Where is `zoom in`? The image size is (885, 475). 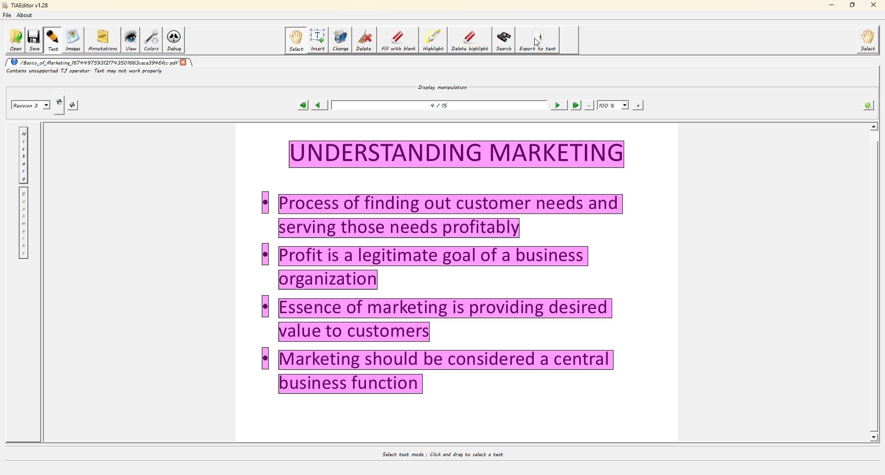
zoom in is located at coordinates (614, 106).